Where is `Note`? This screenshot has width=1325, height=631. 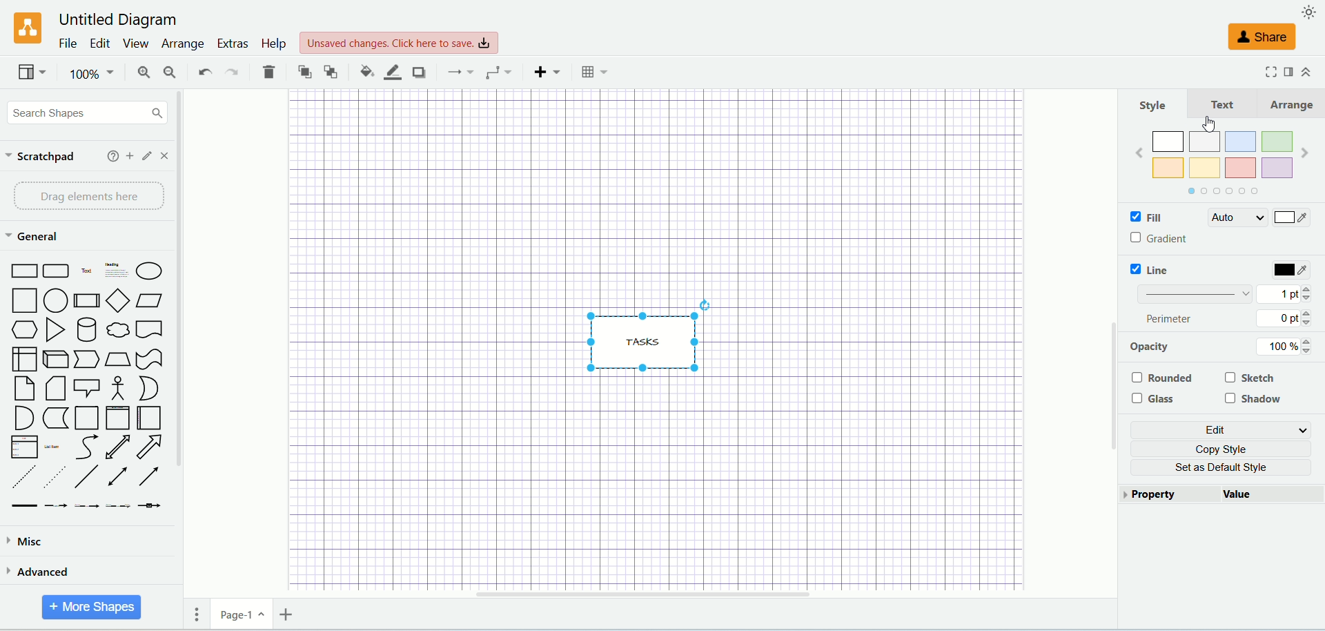 Note is located at coordinates (23, 389).